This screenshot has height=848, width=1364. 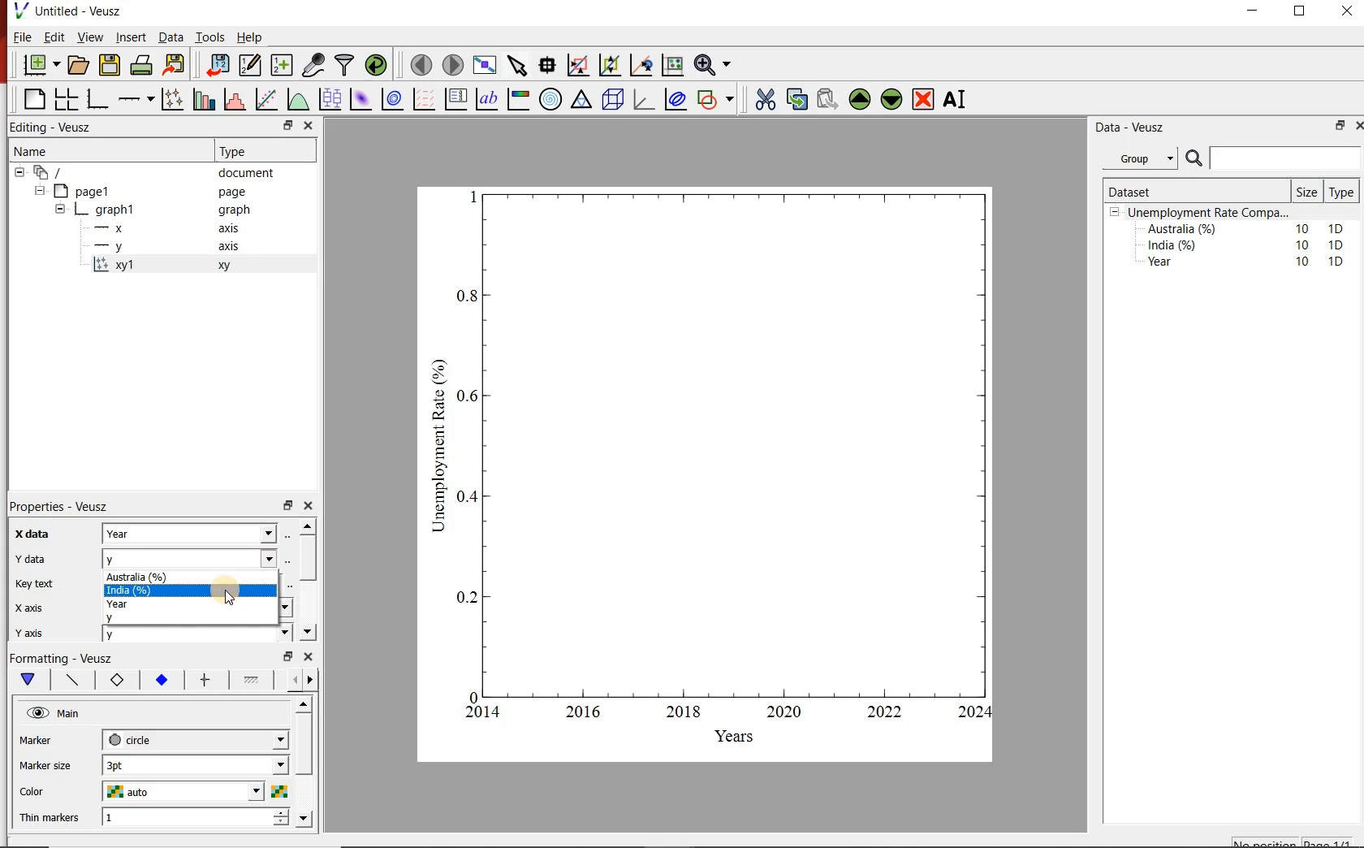 I want to click on select the items, so click(x=519, y=63).